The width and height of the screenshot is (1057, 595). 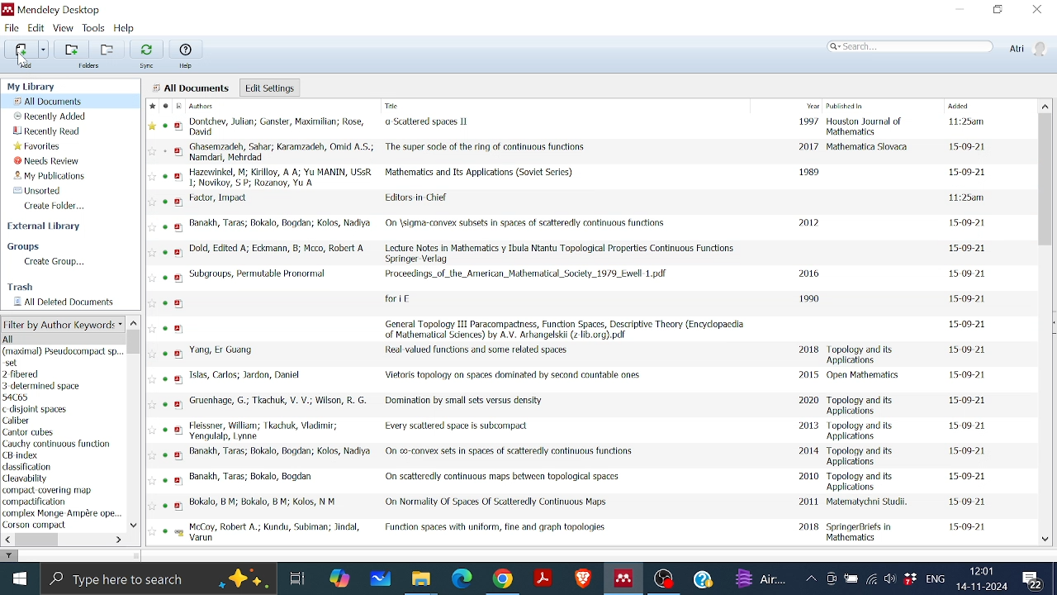 What do you see at coordinates (169, 303) in the screenshot?
I see `read status` at bounding box center [169, 303].